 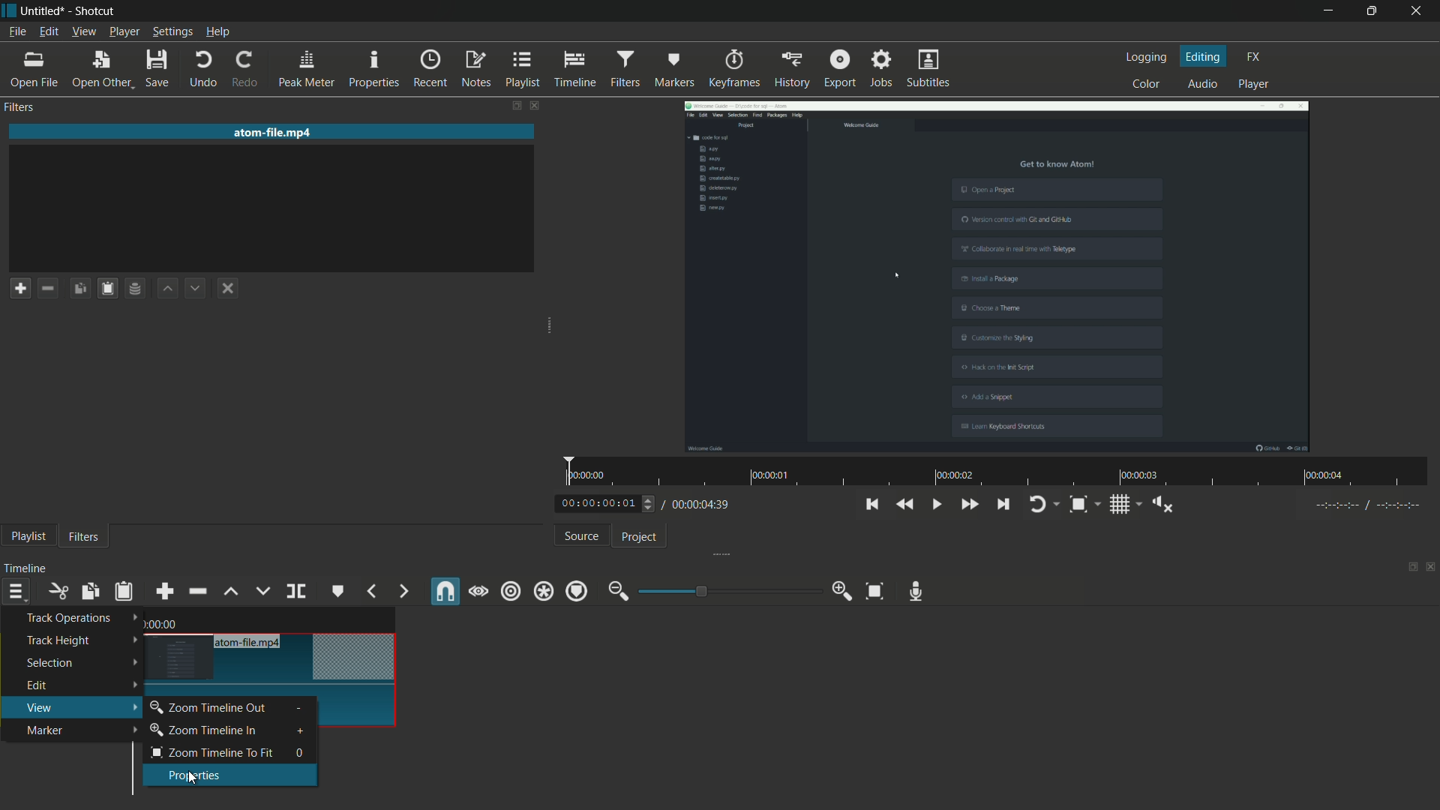 I want to click on track height, so click(x=80, y=641).